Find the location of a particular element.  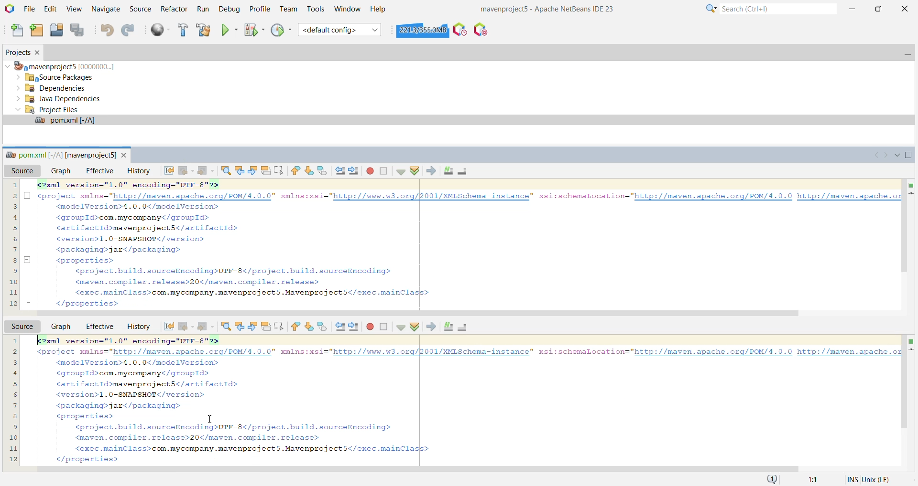

System OS is located at coordinates (883, 479).